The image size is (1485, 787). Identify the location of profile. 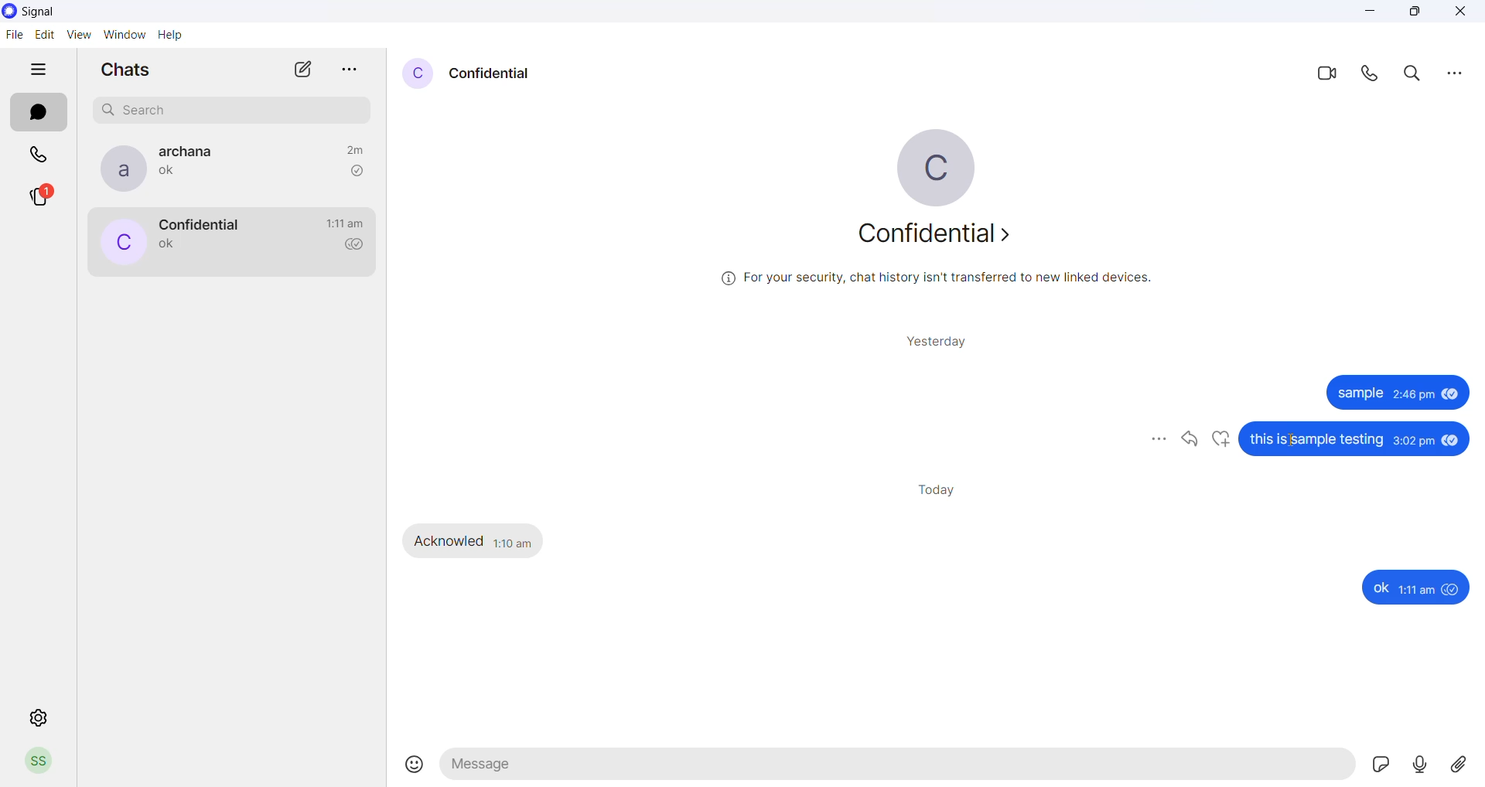
(38, 763).